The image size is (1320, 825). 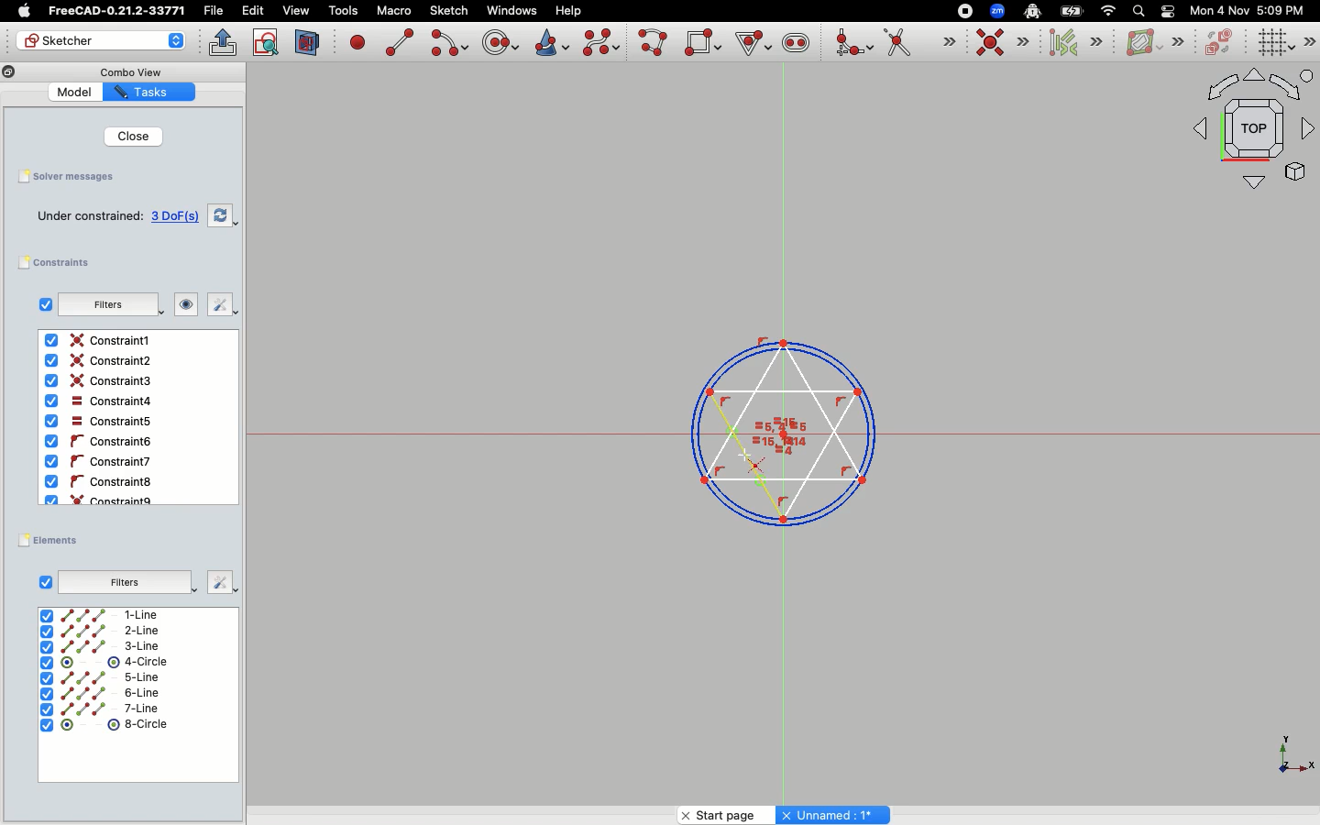 I want to click on Constraint1, so click(x=101, y=341).